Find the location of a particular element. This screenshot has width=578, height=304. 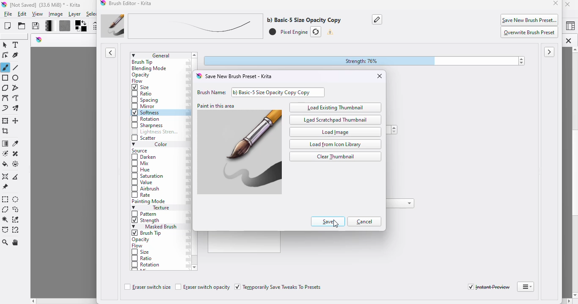

eraser switch opacity is located at coordinates (203, 287).